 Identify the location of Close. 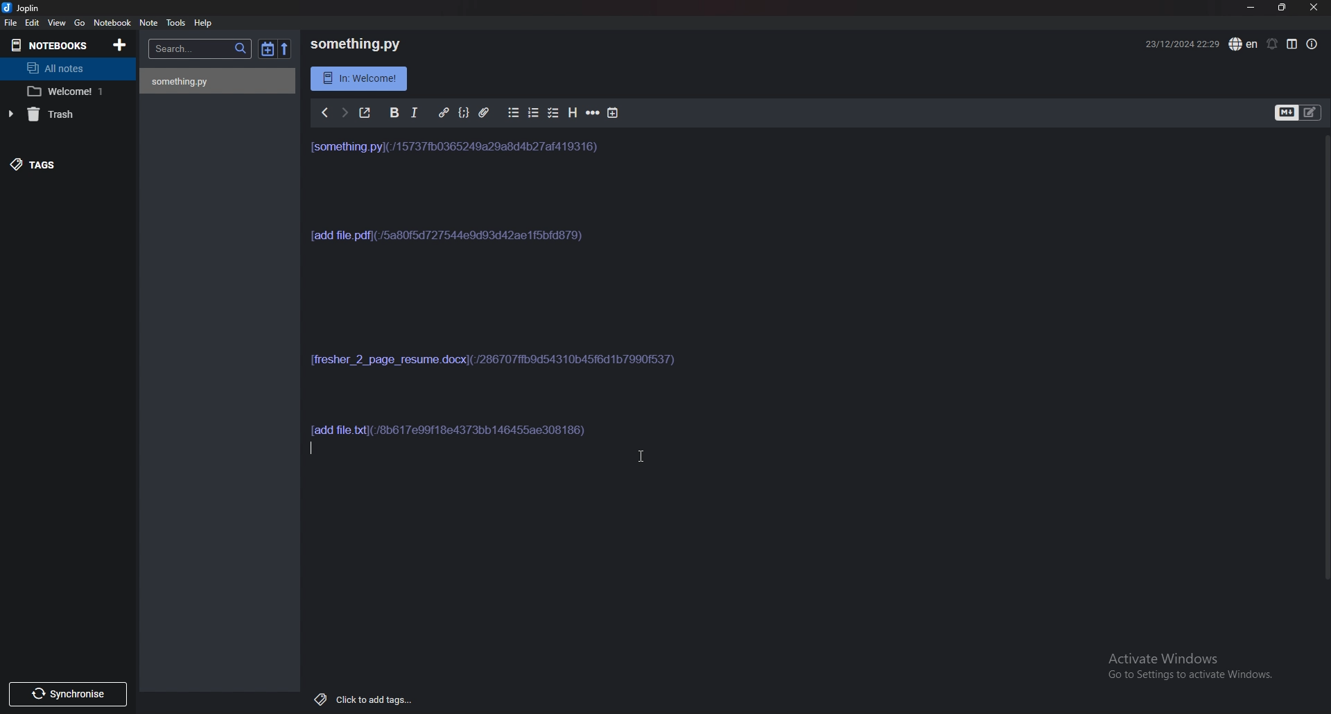
(1315, 7).